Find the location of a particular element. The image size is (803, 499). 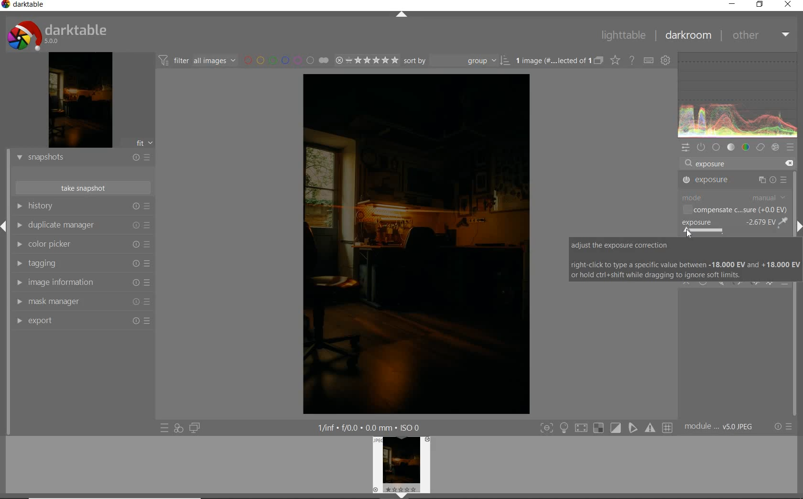

image preview is located at coordinates (404, 466).